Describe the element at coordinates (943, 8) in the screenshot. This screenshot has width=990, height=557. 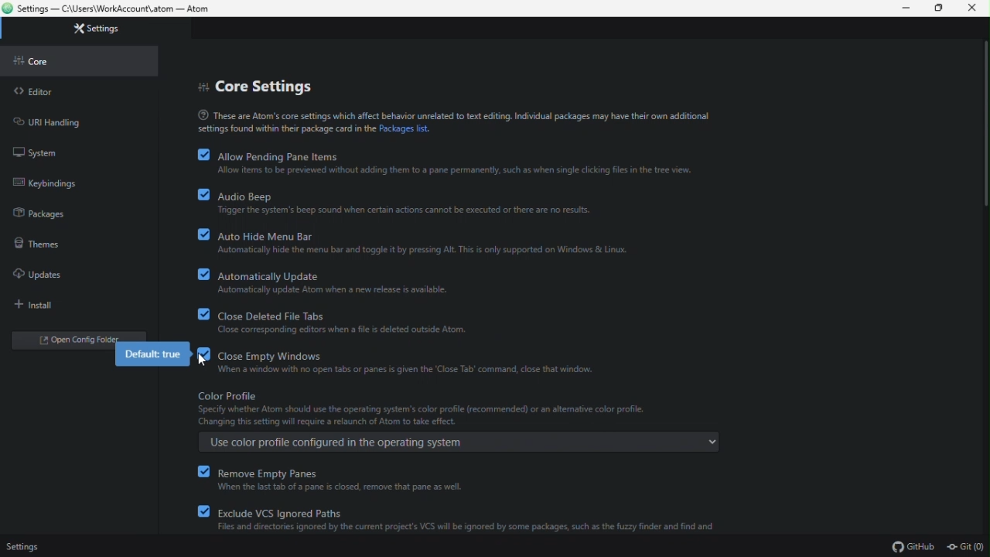
I see `restore` at that location.